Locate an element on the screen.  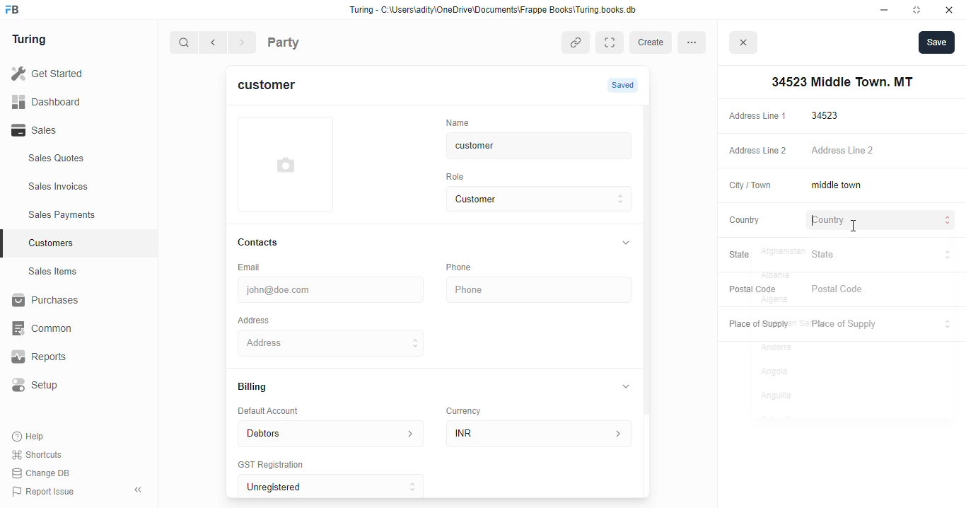
frappebooks logo is located at coordinates (16, 11).